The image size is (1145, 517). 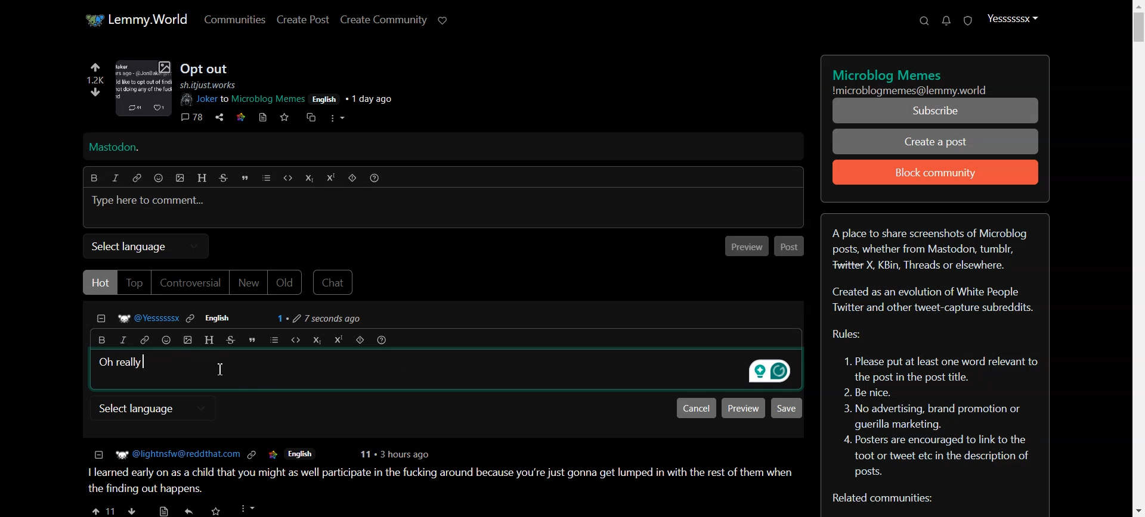 What do you see at coordinates (946, 21) in the screenshot?
I see `Unread message` at bounding box center [946, 21].